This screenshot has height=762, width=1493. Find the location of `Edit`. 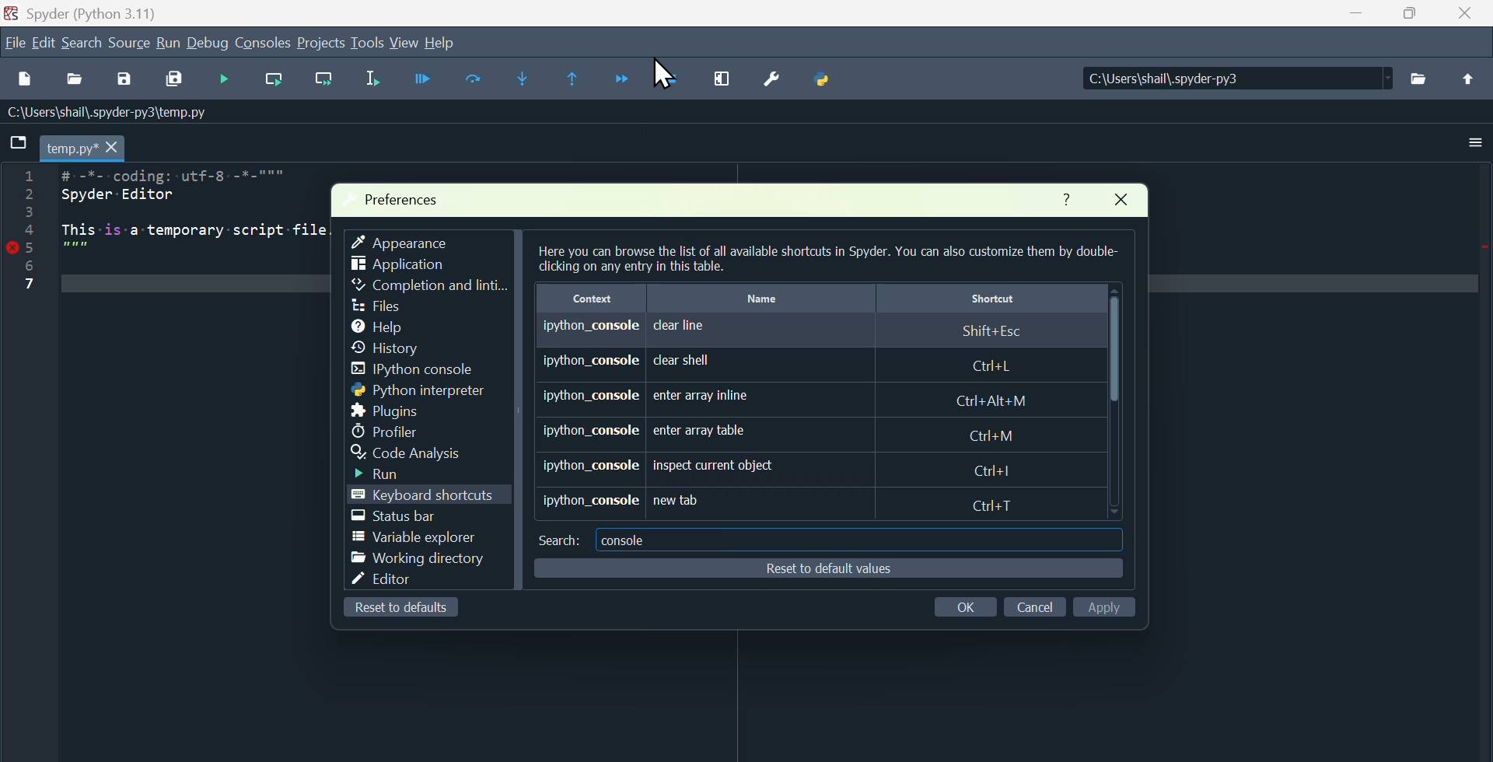

Edit is located at coordinates (42, 45).